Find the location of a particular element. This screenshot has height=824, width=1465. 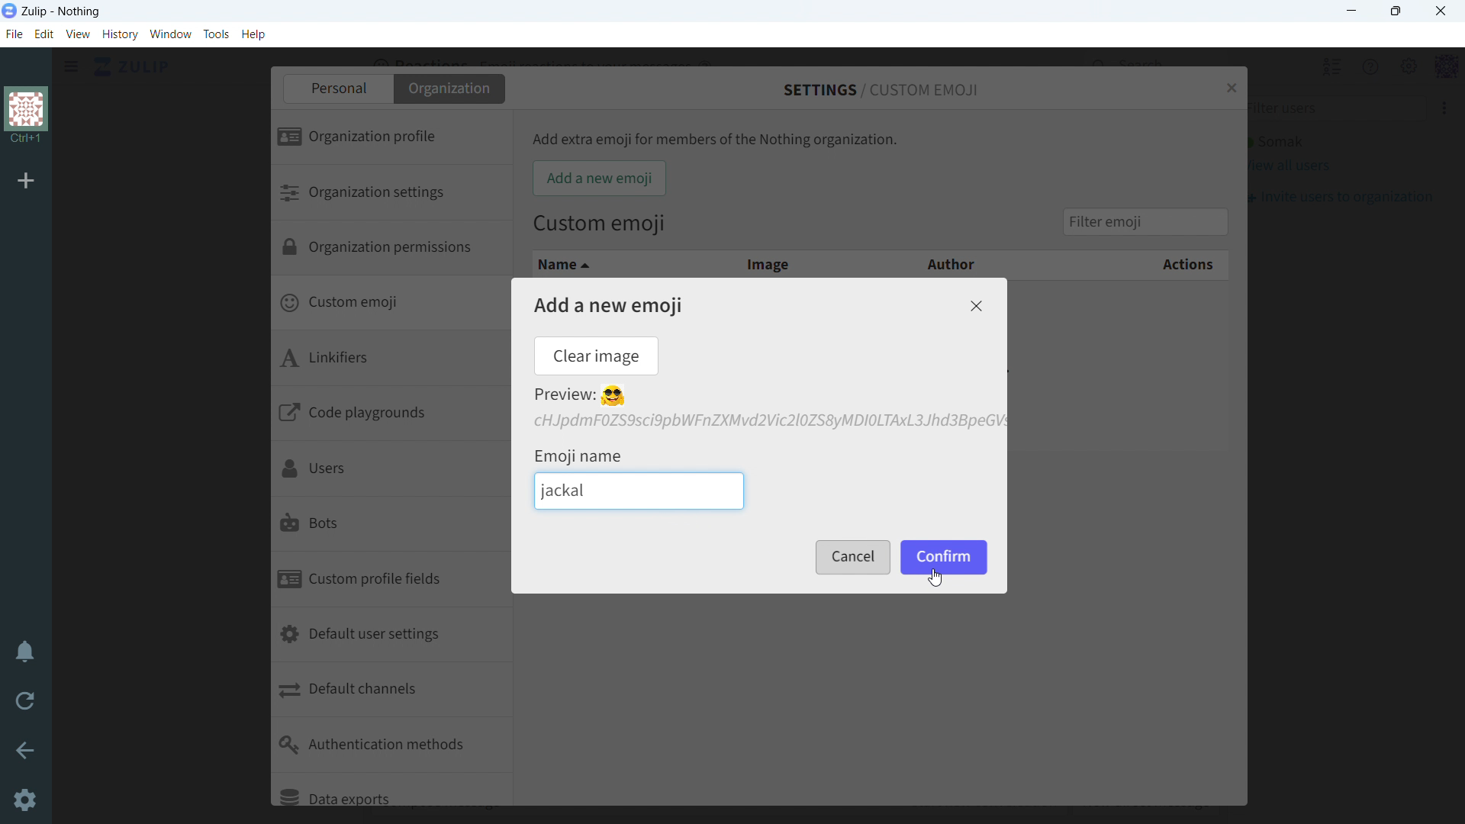

emoji name is located at coordinates (580, 454).